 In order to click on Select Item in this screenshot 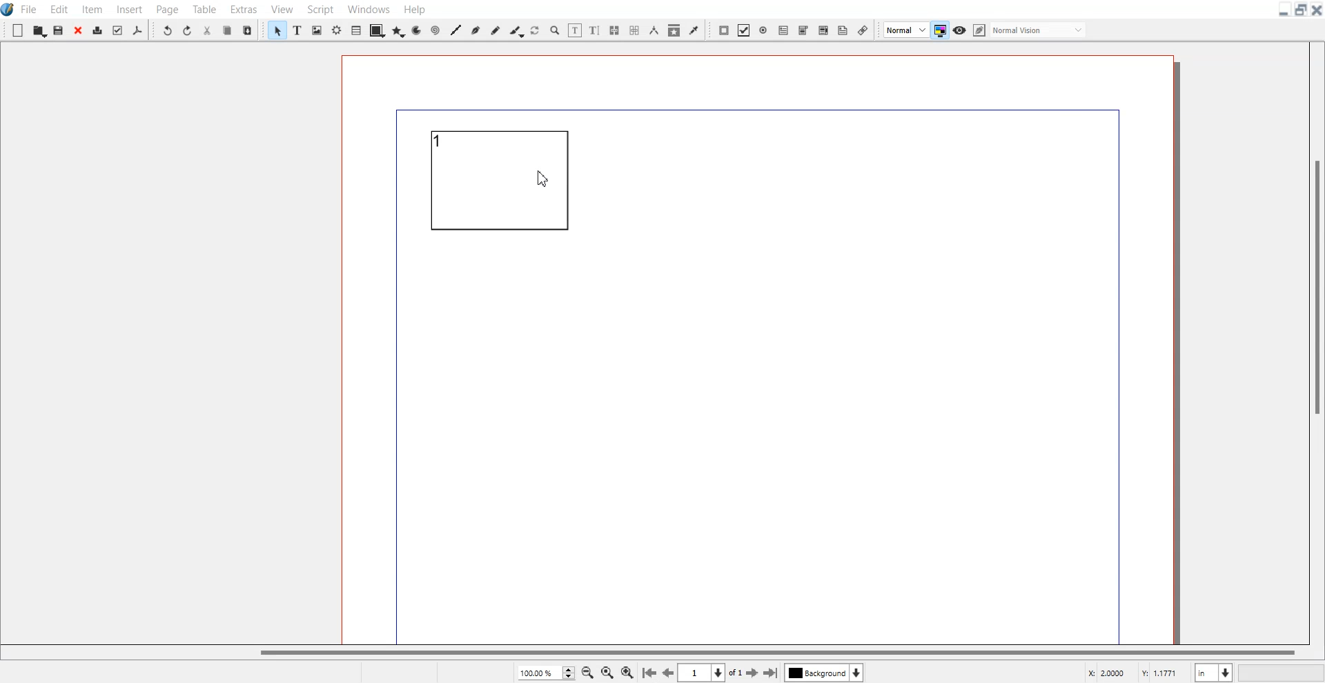, I will do `click(277, 30)`.